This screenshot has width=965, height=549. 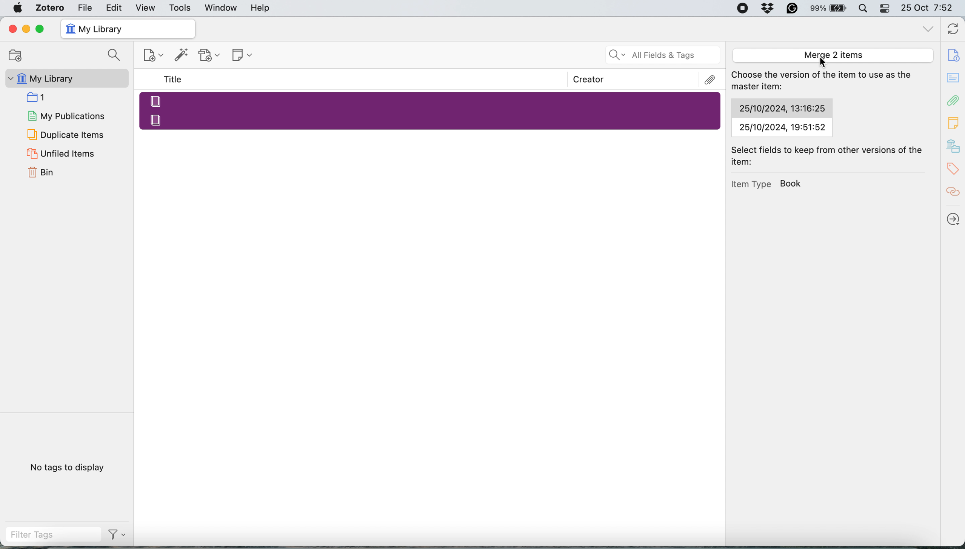 What do you see at coordinates (955, 169) in the screenshot?
I see `Tags` at bounding box center [955, 169].